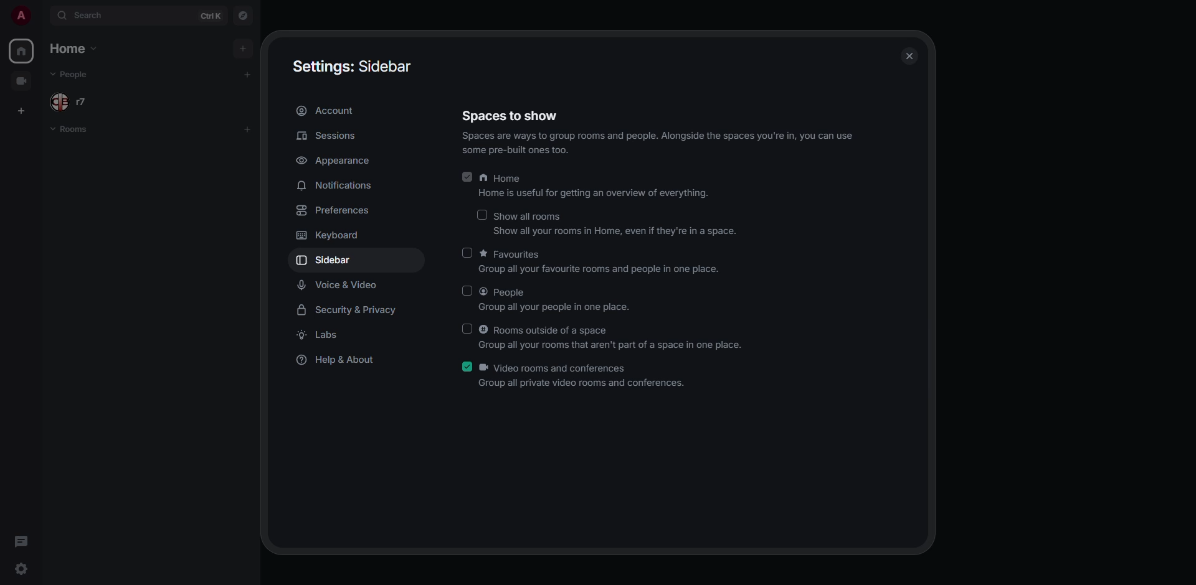 The image size is (1196, 585). Describe the element at coordinates (467, 368) in the screenshot. I see `enabled` at that location.